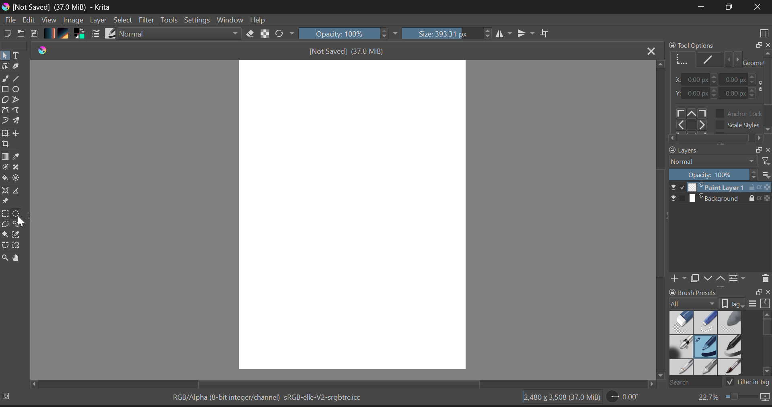 The image size is (772, 407). Describe the element at coordinates (10, 21) in the screenshot. I see `File` at that location.